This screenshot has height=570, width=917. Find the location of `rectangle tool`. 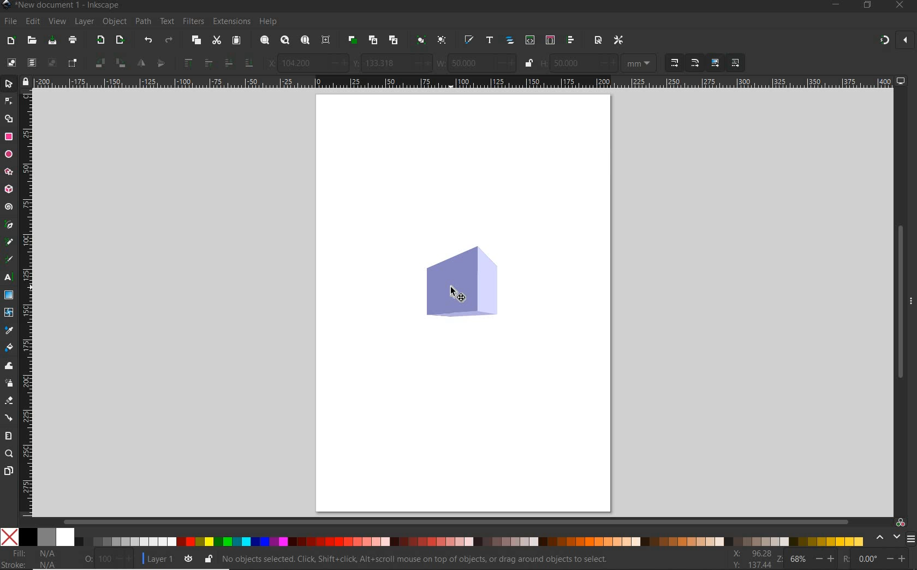

rectangle tool is located at coordinates (9, 137).